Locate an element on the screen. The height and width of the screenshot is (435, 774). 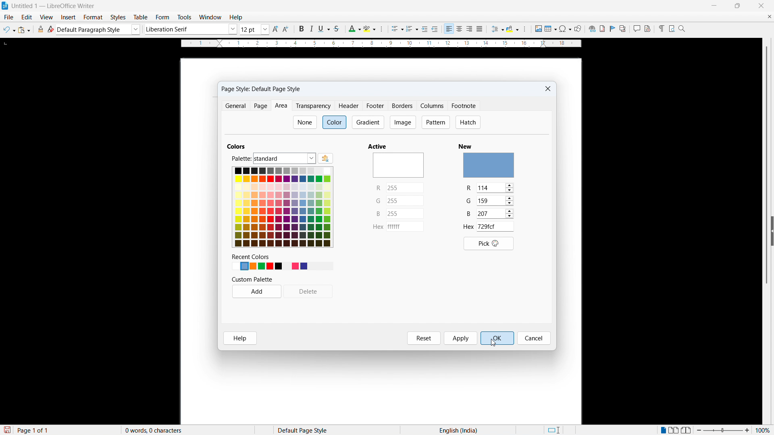
Add link  is located at coordinates (591, 28).